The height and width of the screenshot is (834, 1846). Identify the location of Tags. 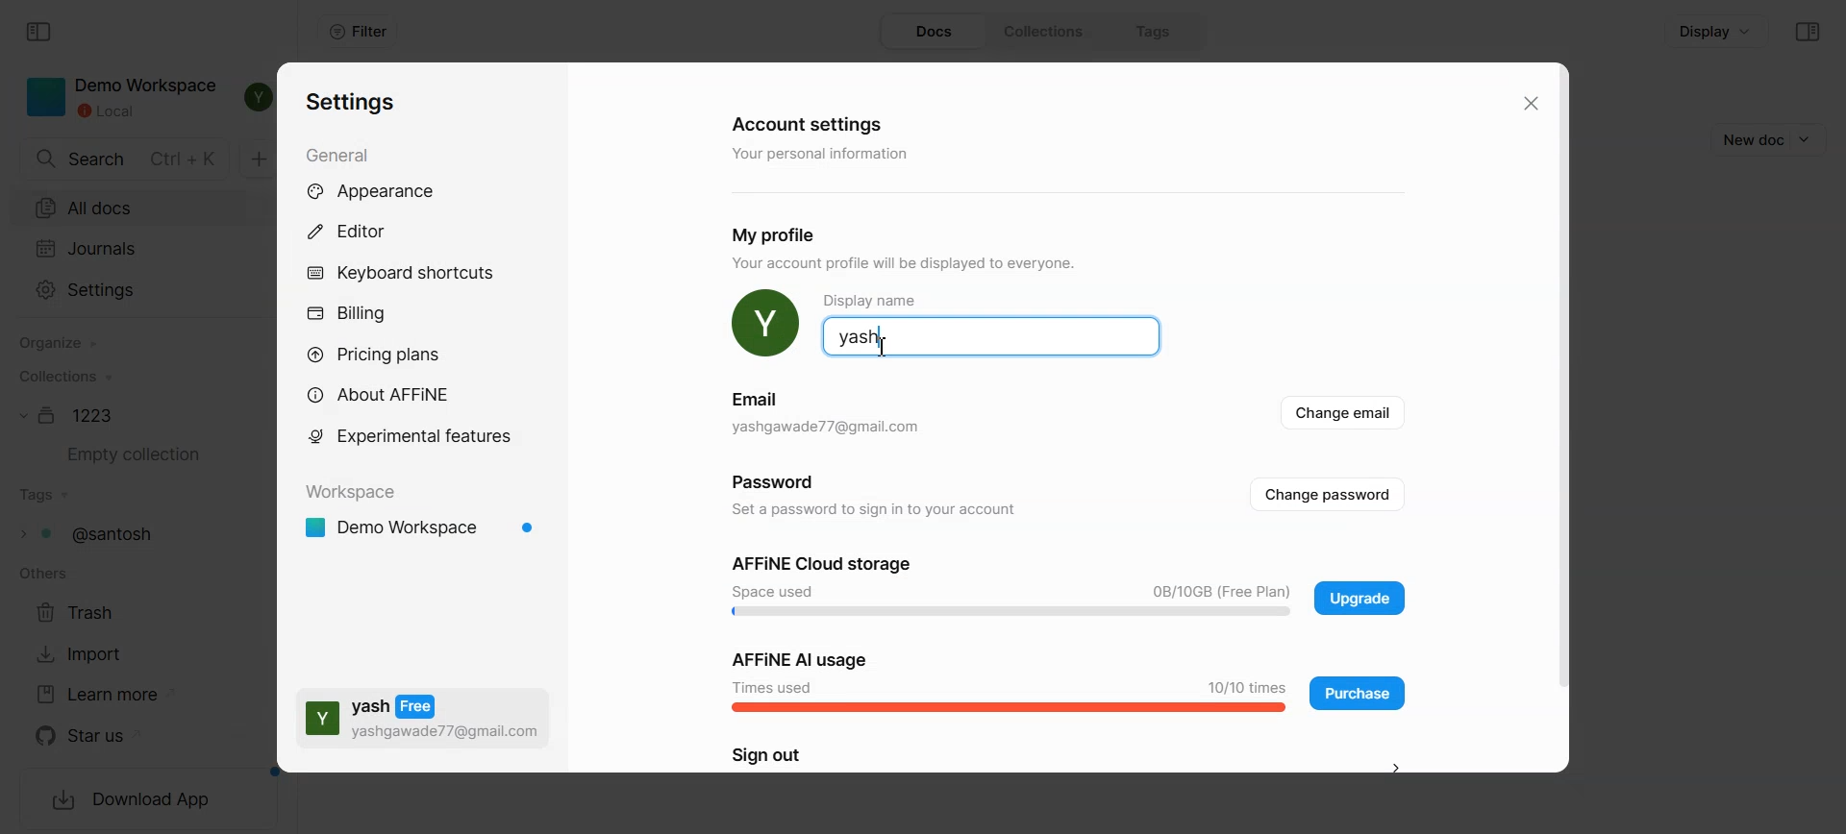
(1156, 31).